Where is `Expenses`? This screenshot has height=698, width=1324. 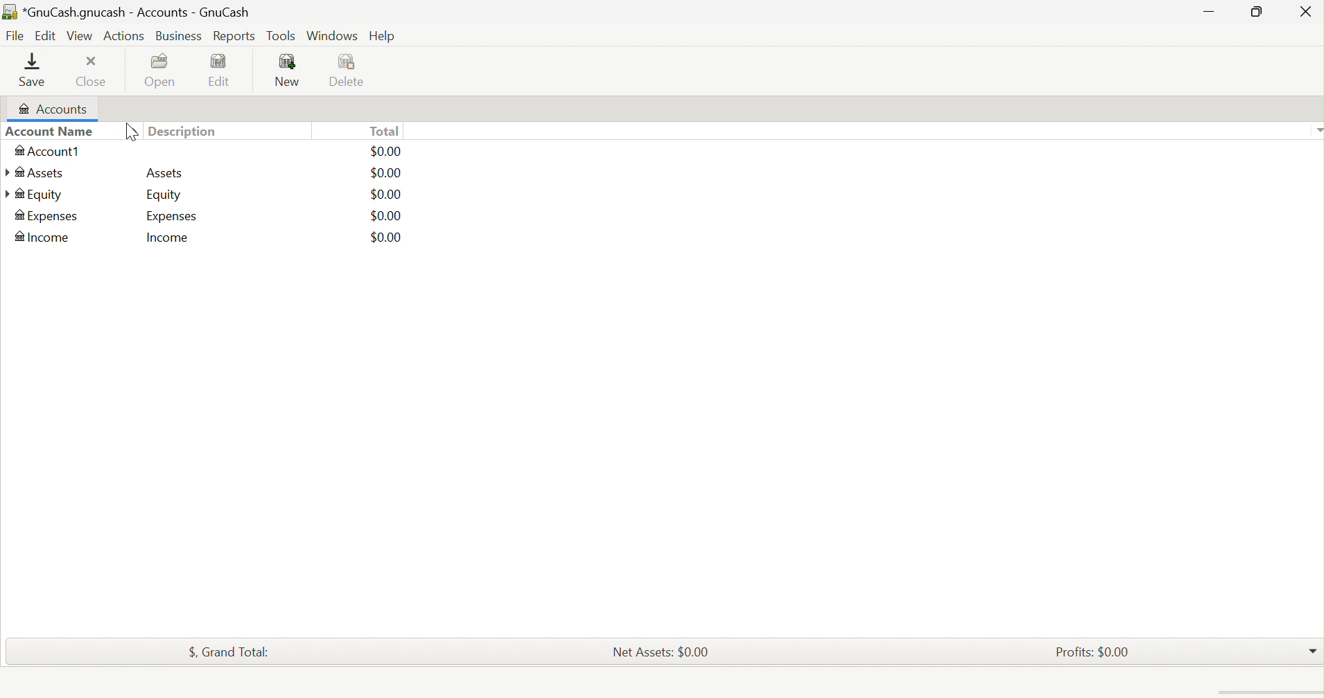 Expenses is located at coordinates (47, 196).